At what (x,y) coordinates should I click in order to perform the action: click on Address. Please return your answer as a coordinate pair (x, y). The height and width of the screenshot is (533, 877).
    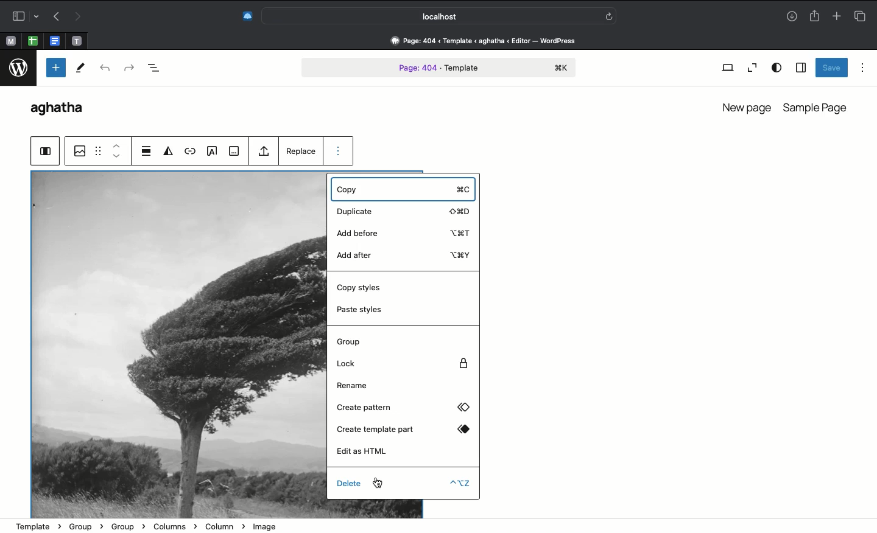
    Looking at the image, I should click on (477, 41).